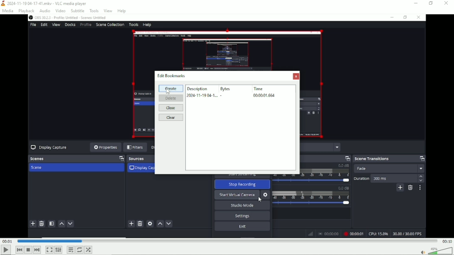  I want to click on edit bookmarks, so click(172, 75).